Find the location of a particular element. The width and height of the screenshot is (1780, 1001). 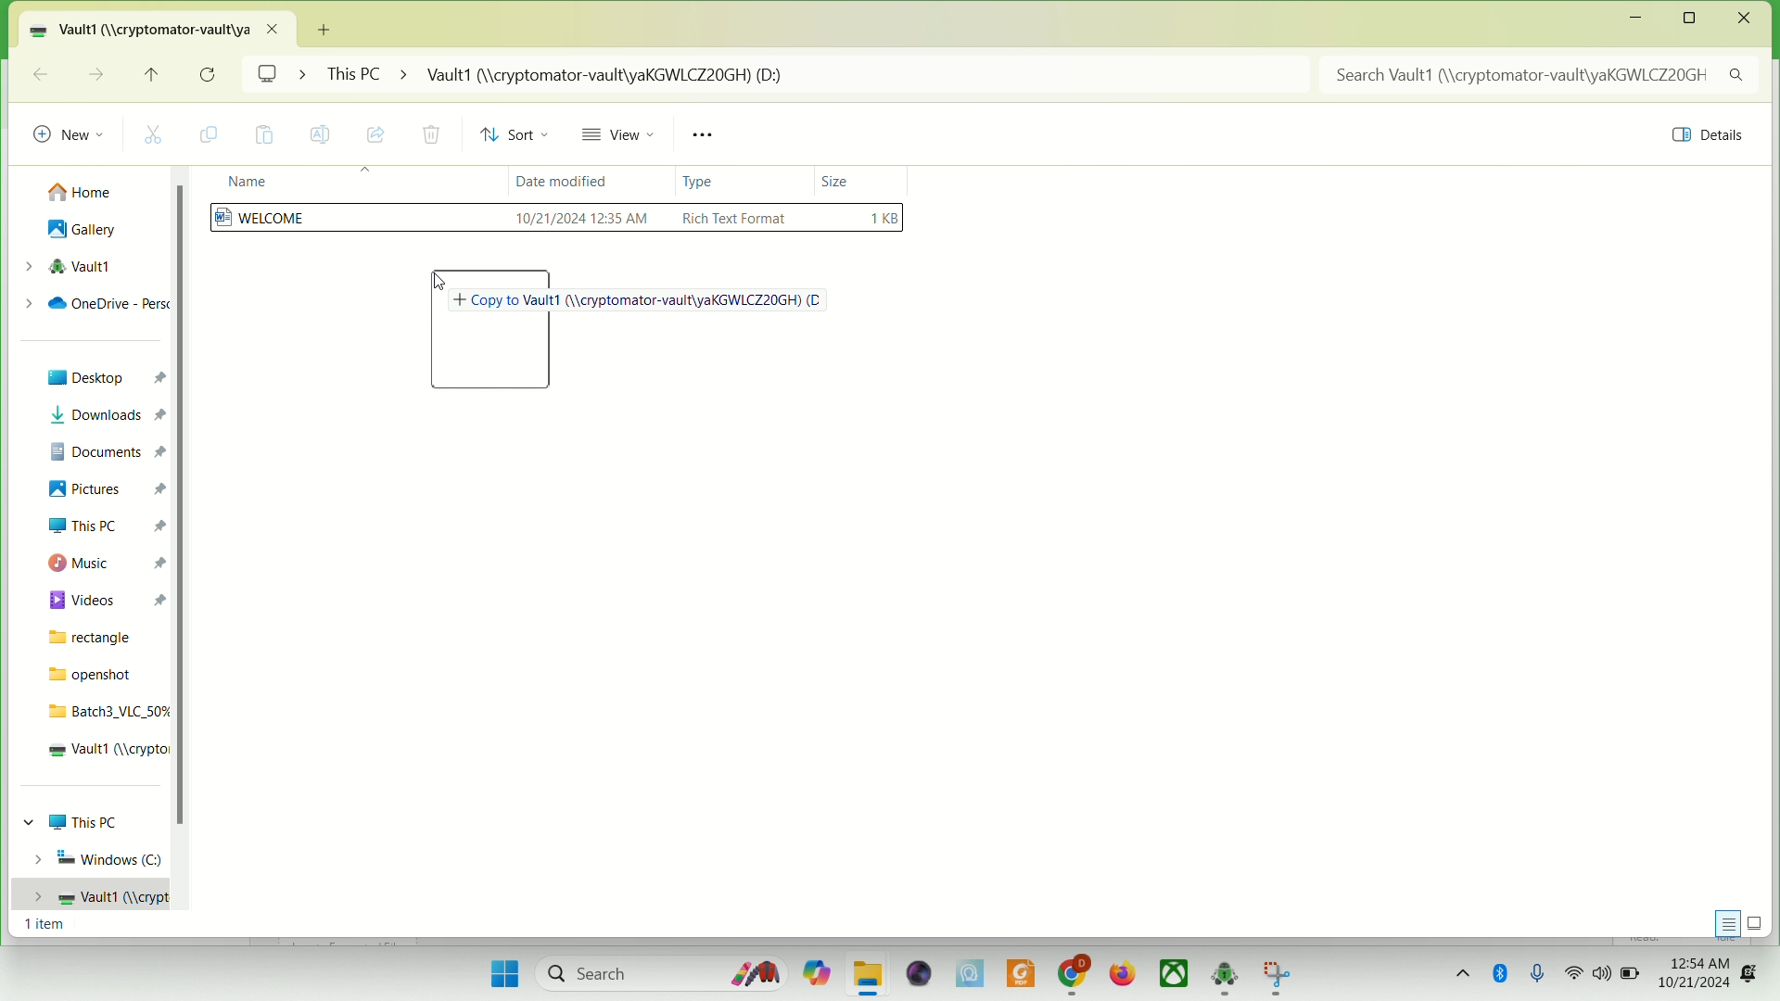

Add is located at coordinates (326, 23).